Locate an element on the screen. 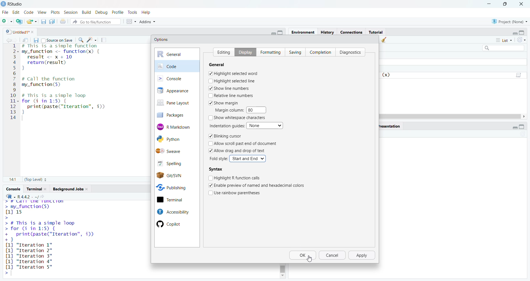 Image resolution: width=530 pixels, height=281 pixels. tools is located at coordinates (133, 12).